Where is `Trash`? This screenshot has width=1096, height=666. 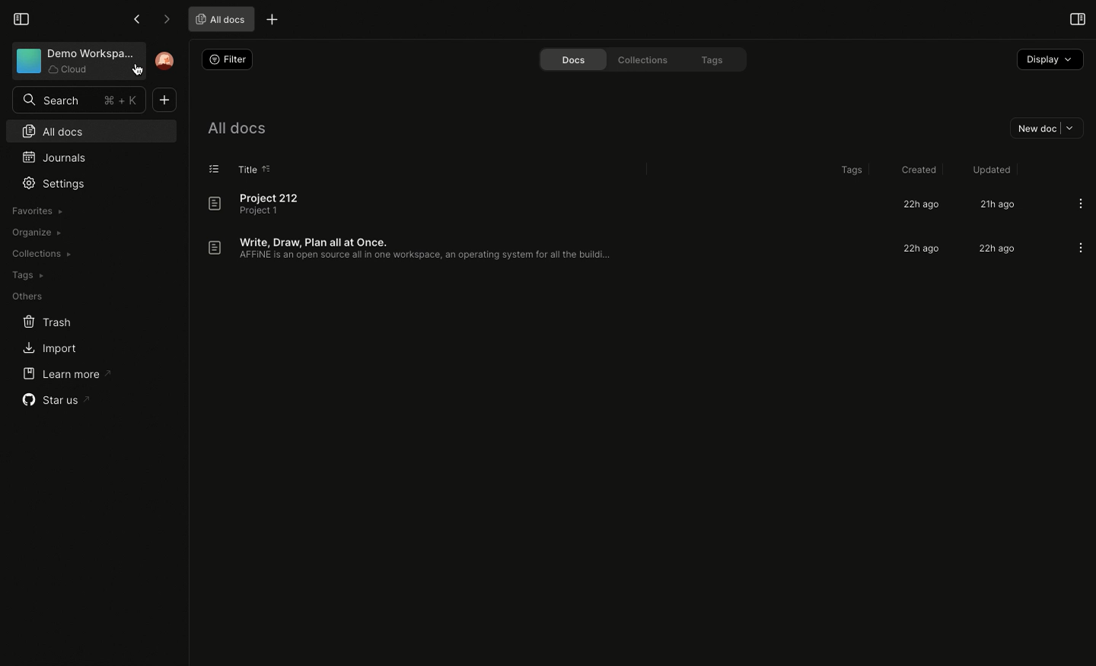 Trash is located at coordinates (47, 322).